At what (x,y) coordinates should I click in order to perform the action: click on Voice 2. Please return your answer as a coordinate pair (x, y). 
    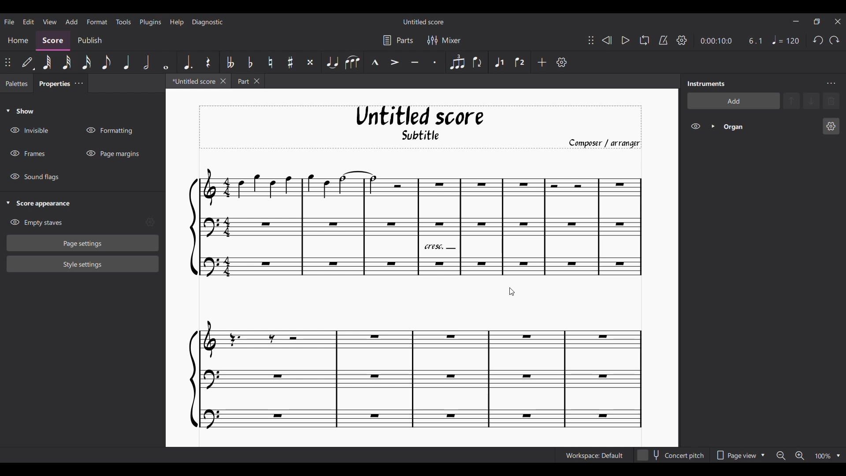
    Looking at the image, I should click on (520, 62).